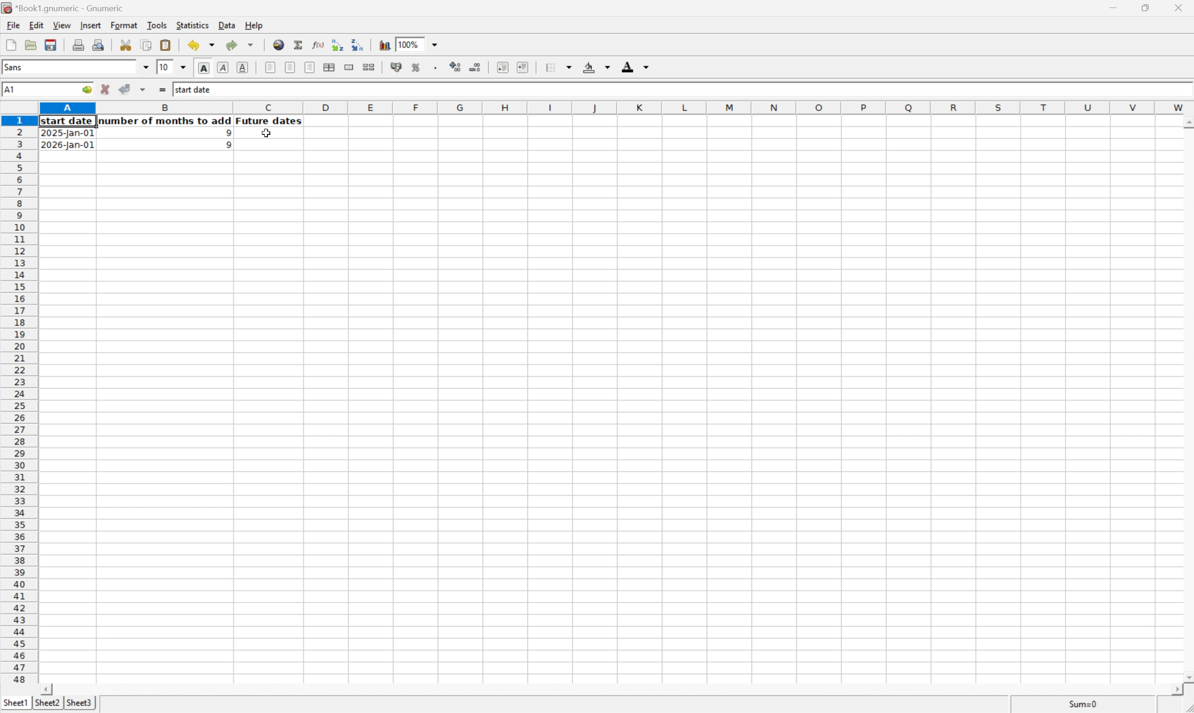 This screenshot has width=1194, height=713. What do you see at coordinates (193, 24) in the screenshot?
I see `Statistics` at bounding box center [193, 24].